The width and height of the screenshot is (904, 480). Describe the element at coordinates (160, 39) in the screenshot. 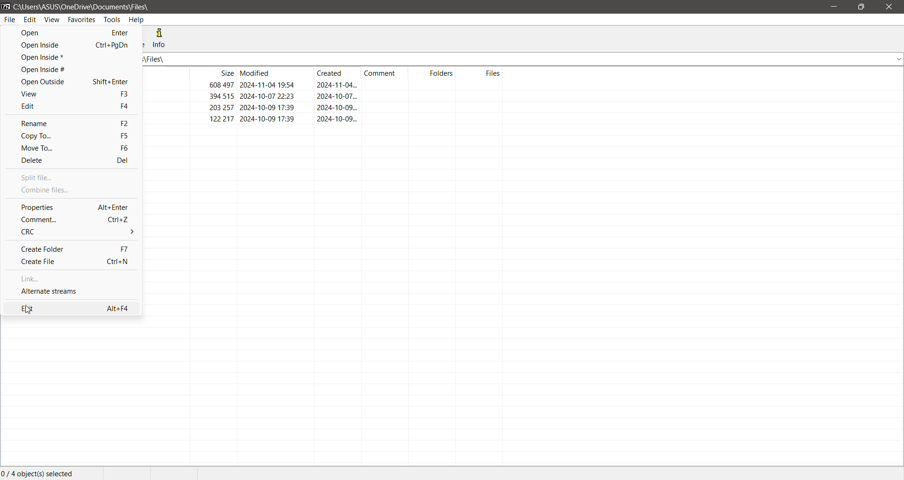

I see `Info` at that location.